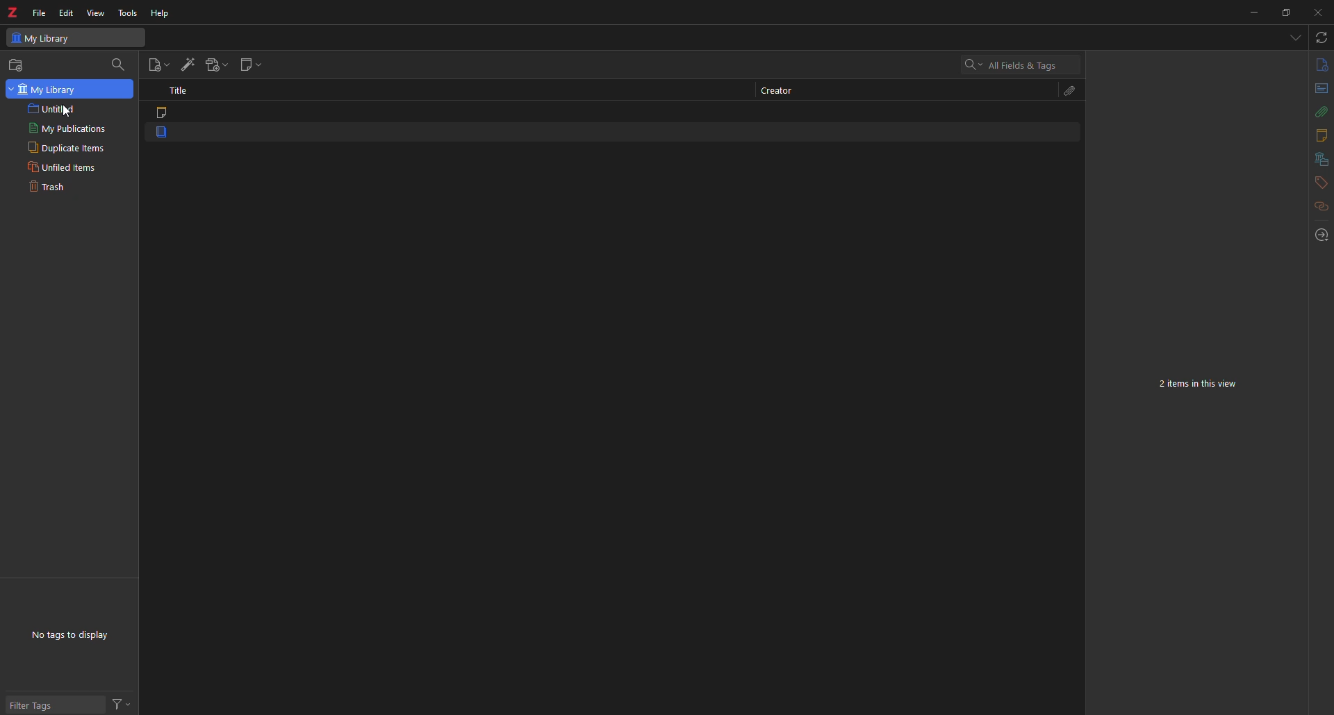 The height and width of the screenshot is (715, 1334). I want to click on tags, so click(1320, 182).